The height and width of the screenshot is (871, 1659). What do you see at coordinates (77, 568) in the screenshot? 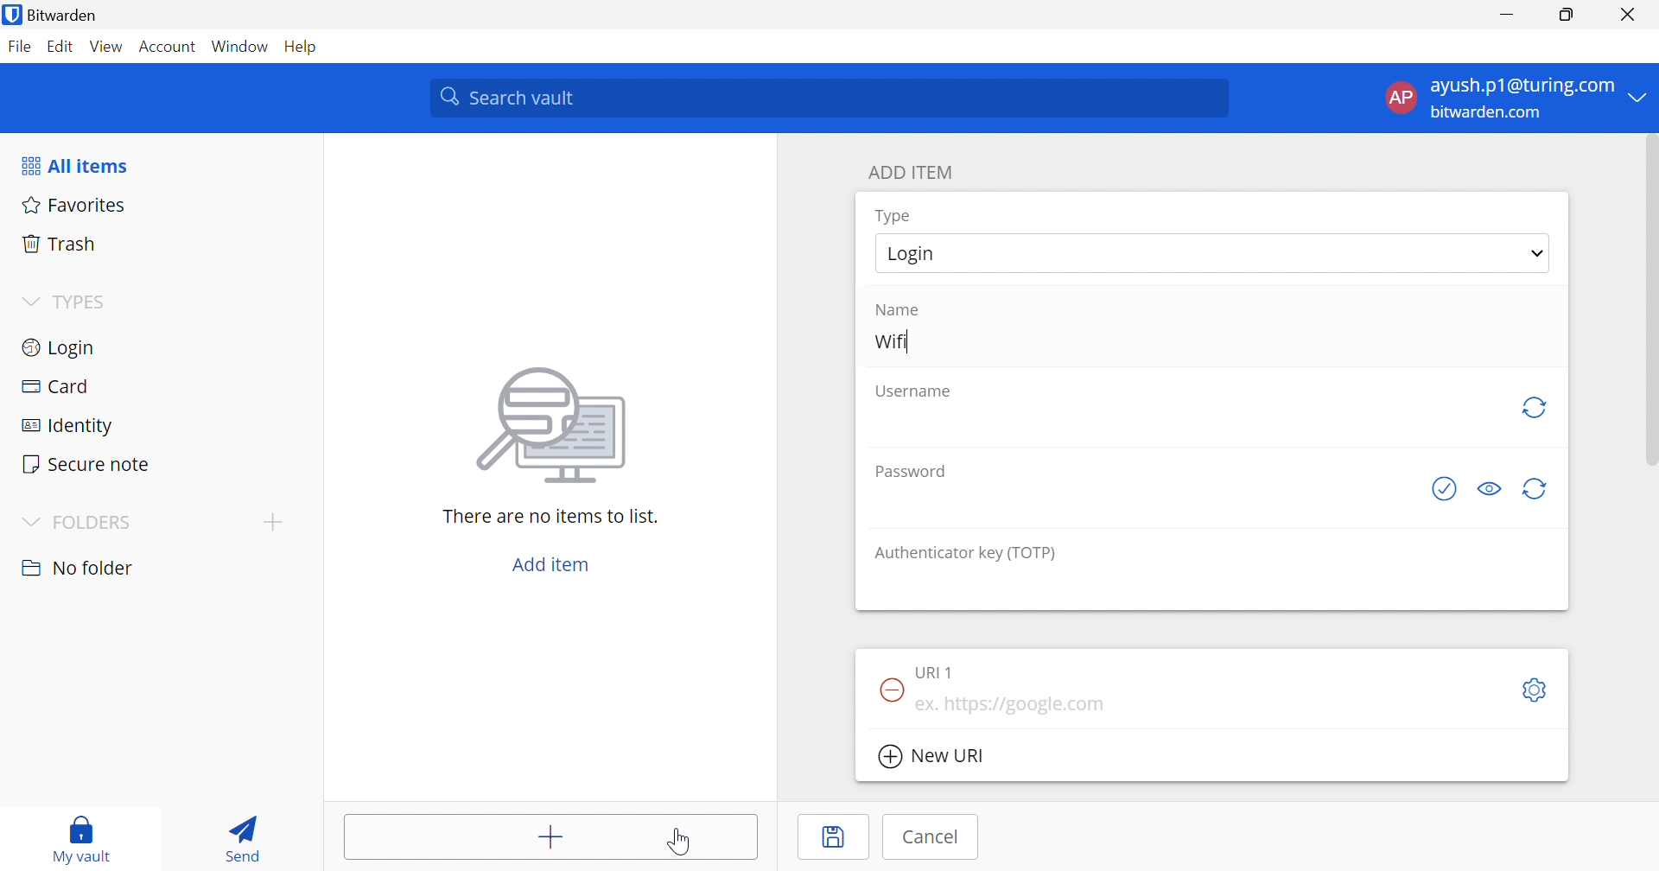
I see `nO FOLDER` at bounding box center [77, 568].